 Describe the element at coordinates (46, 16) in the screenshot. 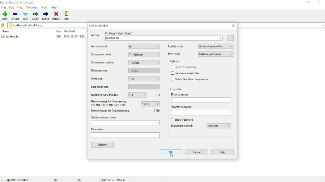

I see `Move` at that location.